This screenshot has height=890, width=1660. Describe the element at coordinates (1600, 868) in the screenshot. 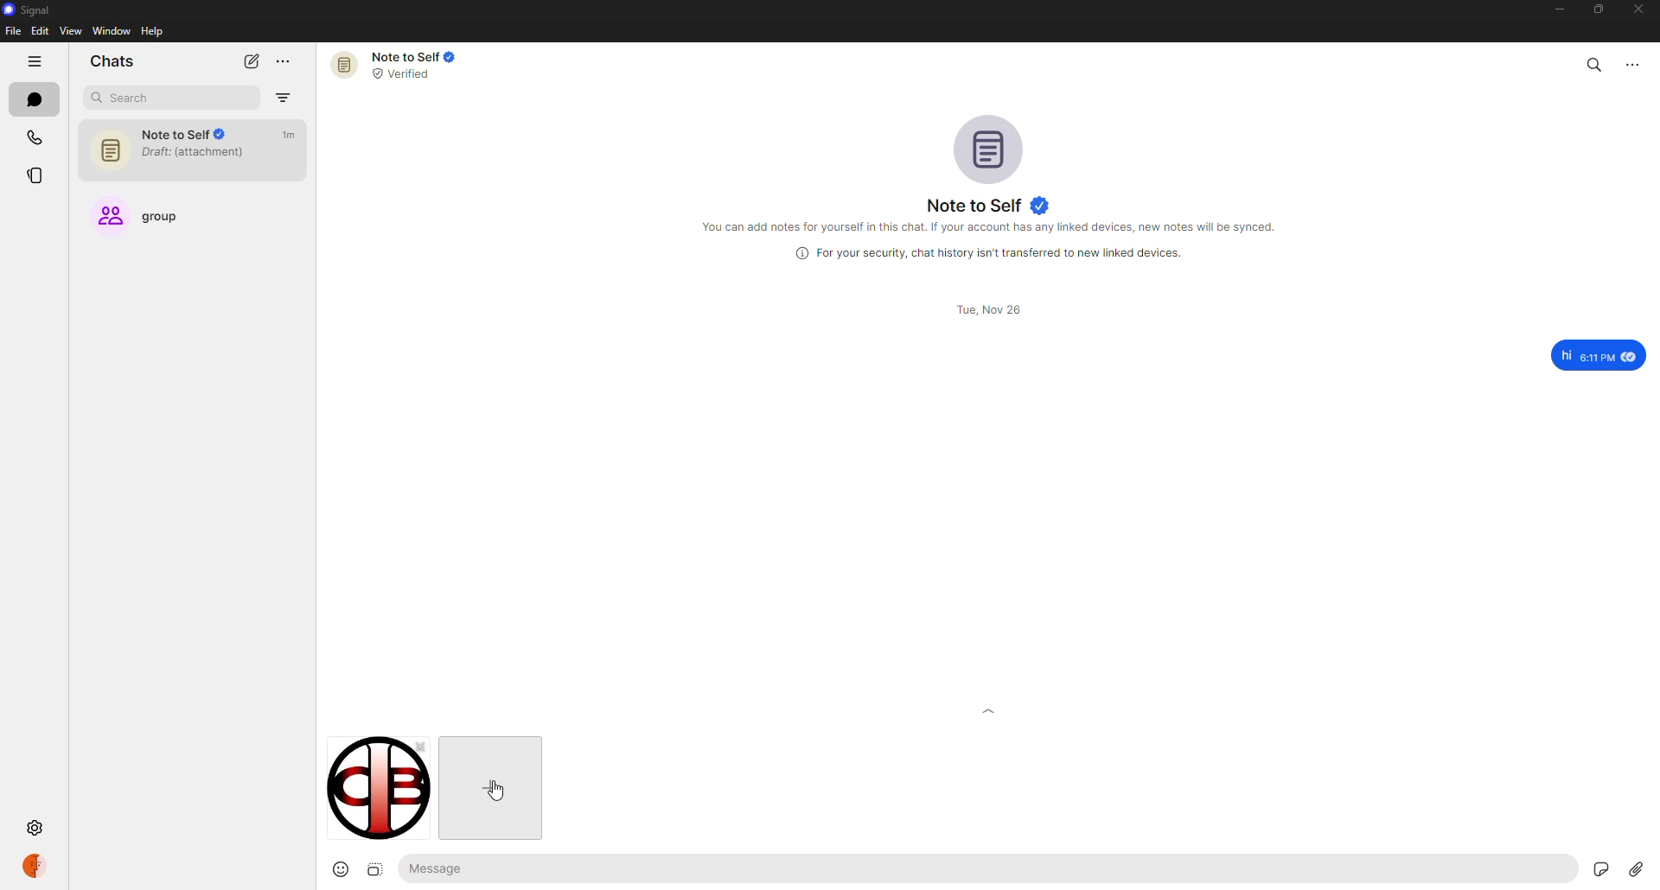

I see `stickers` at that location.